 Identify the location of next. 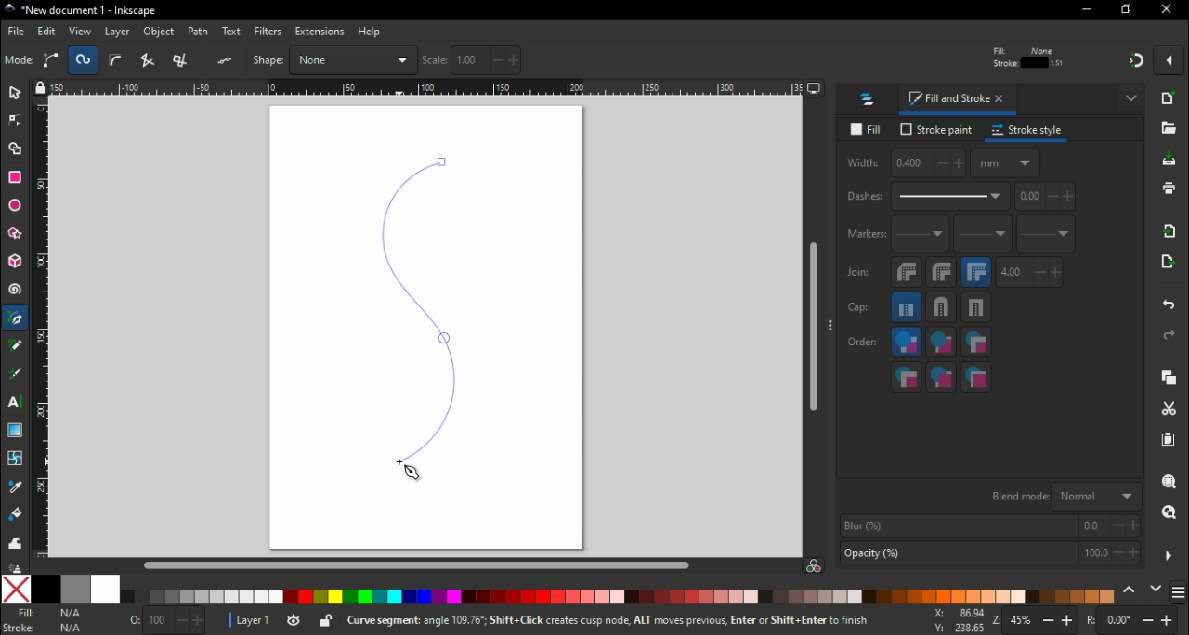
(1156, 589).